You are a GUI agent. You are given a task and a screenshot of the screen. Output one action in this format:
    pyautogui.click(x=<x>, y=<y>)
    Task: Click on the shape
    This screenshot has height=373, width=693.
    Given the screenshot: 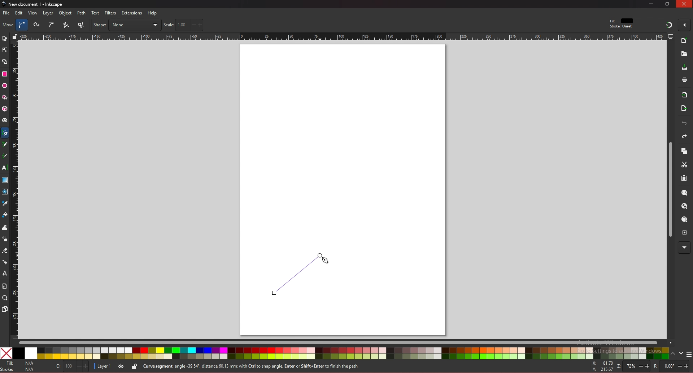 What is the action you would take?
    pyautogui.click(x=127, y=25)
    